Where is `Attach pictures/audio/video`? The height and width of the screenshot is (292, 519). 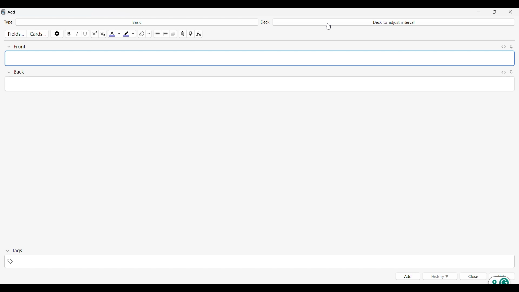
Attach pictures/audio/video is located at coordinates (183, 34).